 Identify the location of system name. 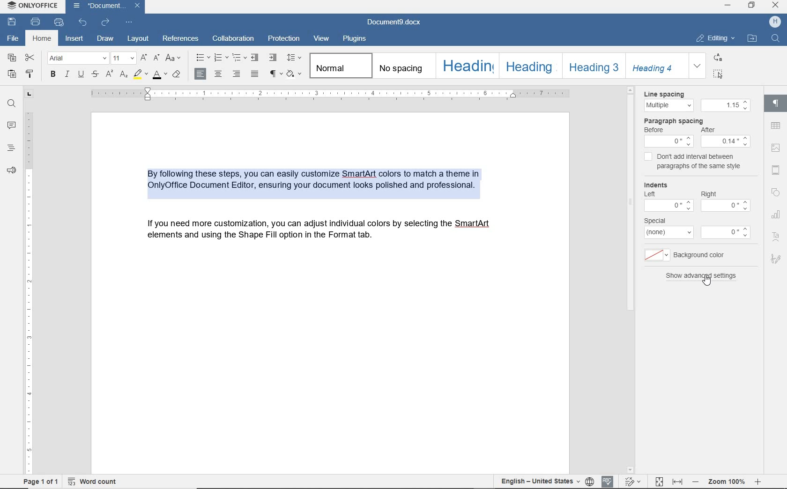
(30, 6).